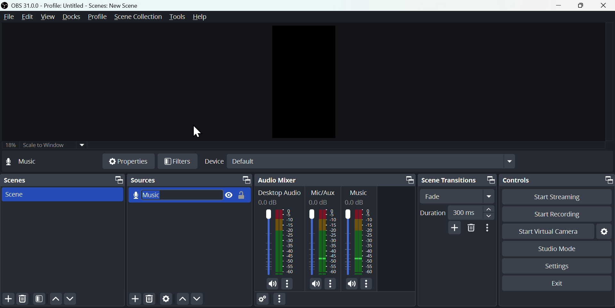 The image size is (615, 308). Describe the element at coordinates (263, 300) in the screenshot. I see `Settings` at that location.